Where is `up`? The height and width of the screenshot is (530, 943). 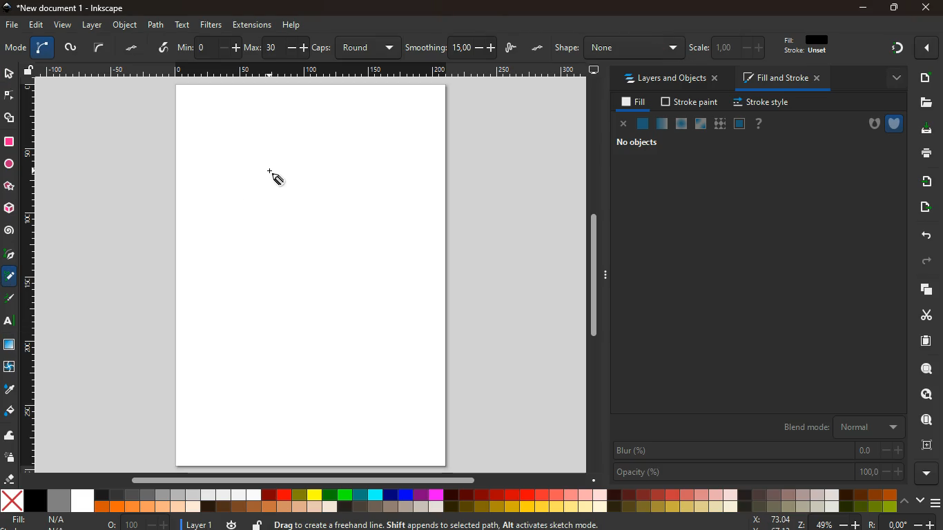 up is located at coordinates (906, 500).